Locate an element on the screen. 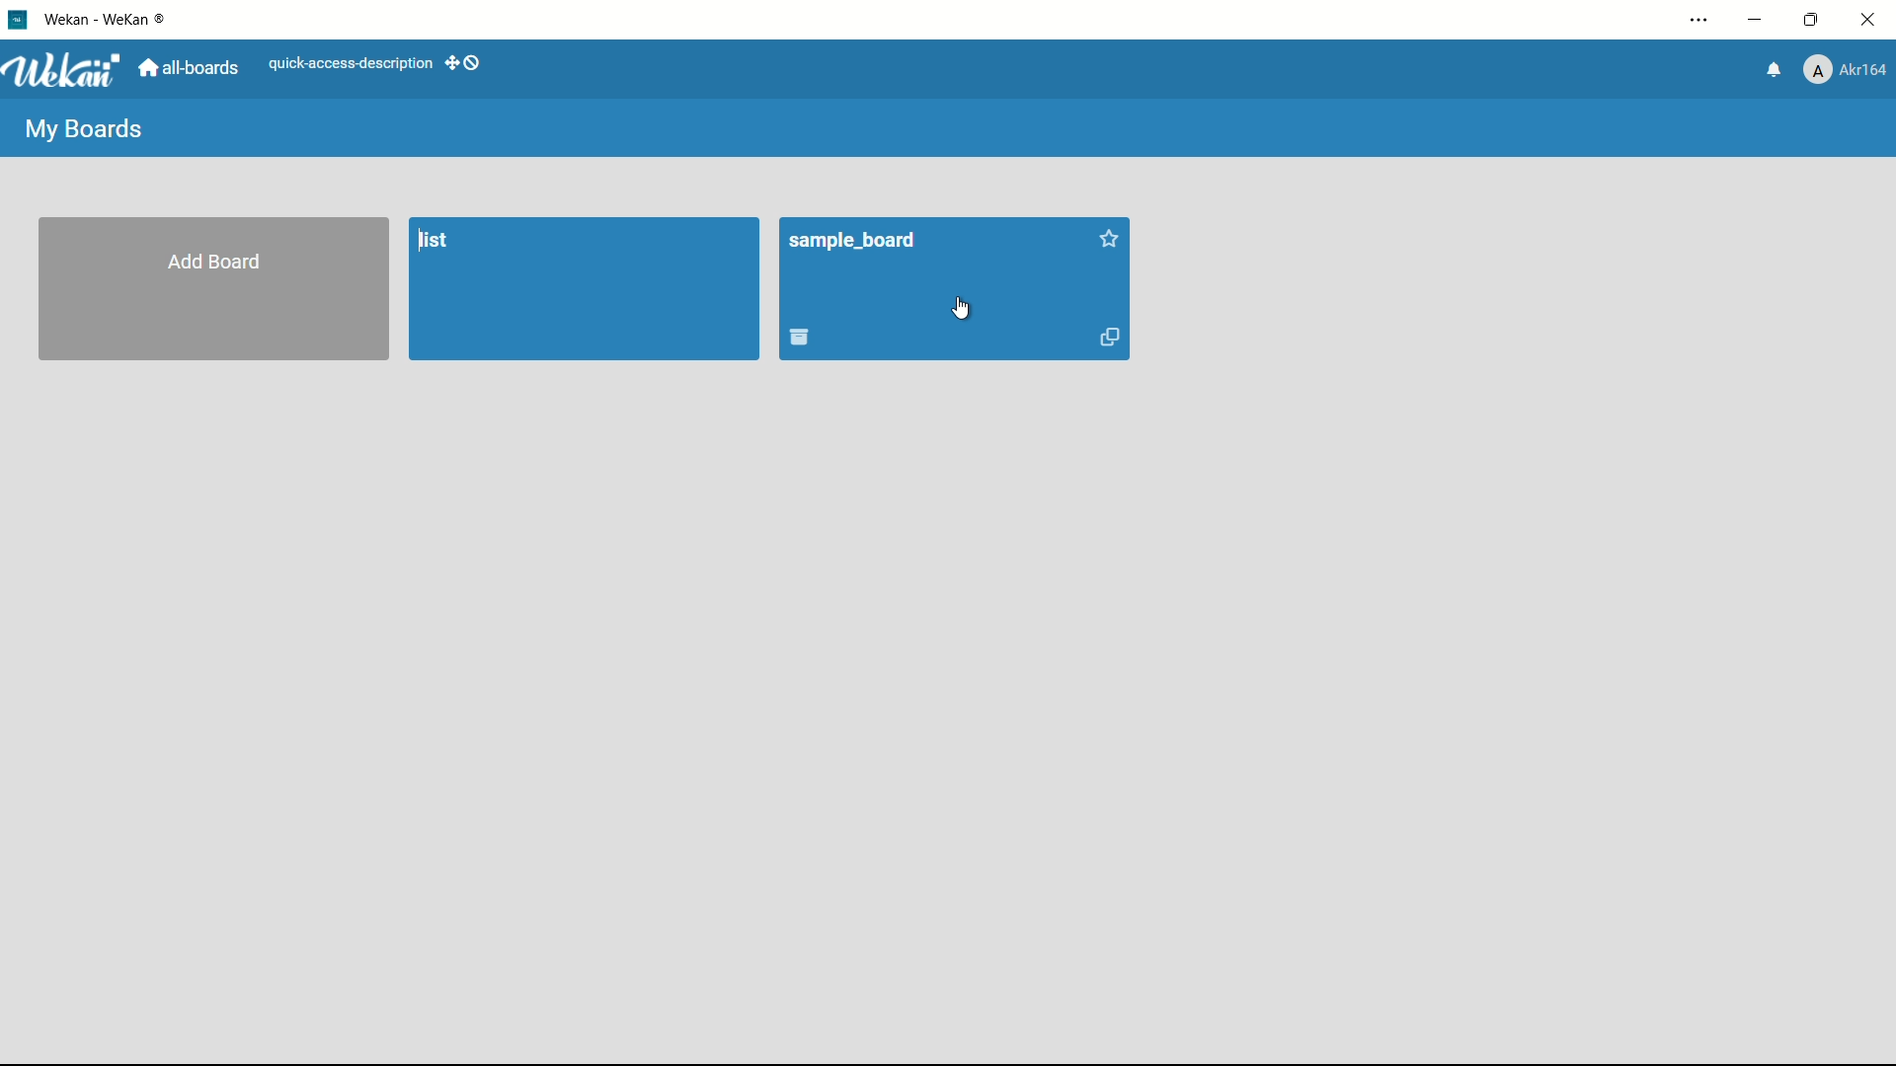 The height and width of the screenshot is (1066, 1896). all boards is located at coordinates (194, 68).